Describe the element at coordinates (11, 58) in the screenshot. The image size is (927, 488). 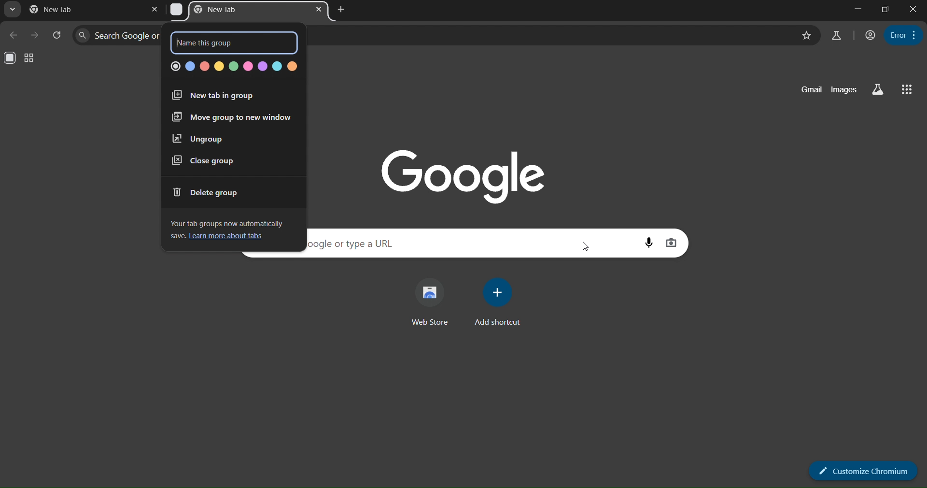
I see `icon` at that location.